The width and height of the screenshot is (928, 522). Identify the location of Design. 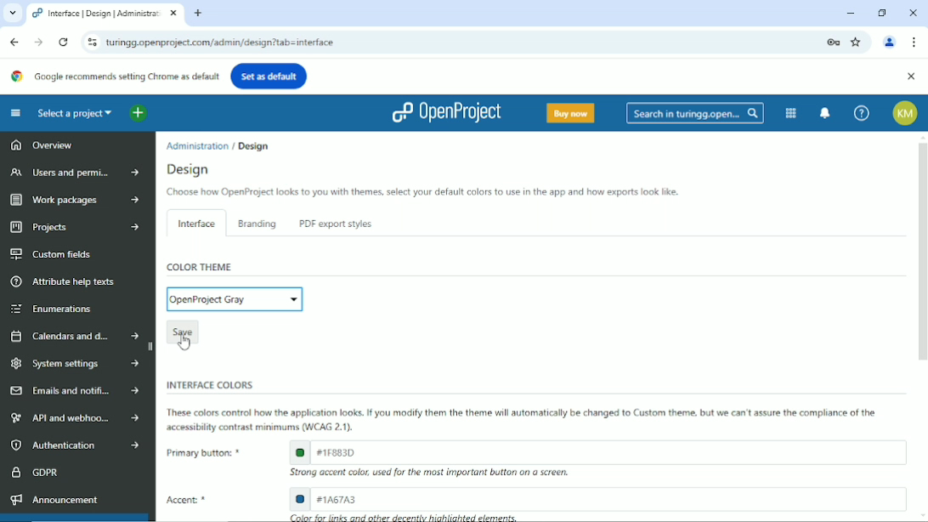
(192, 169).